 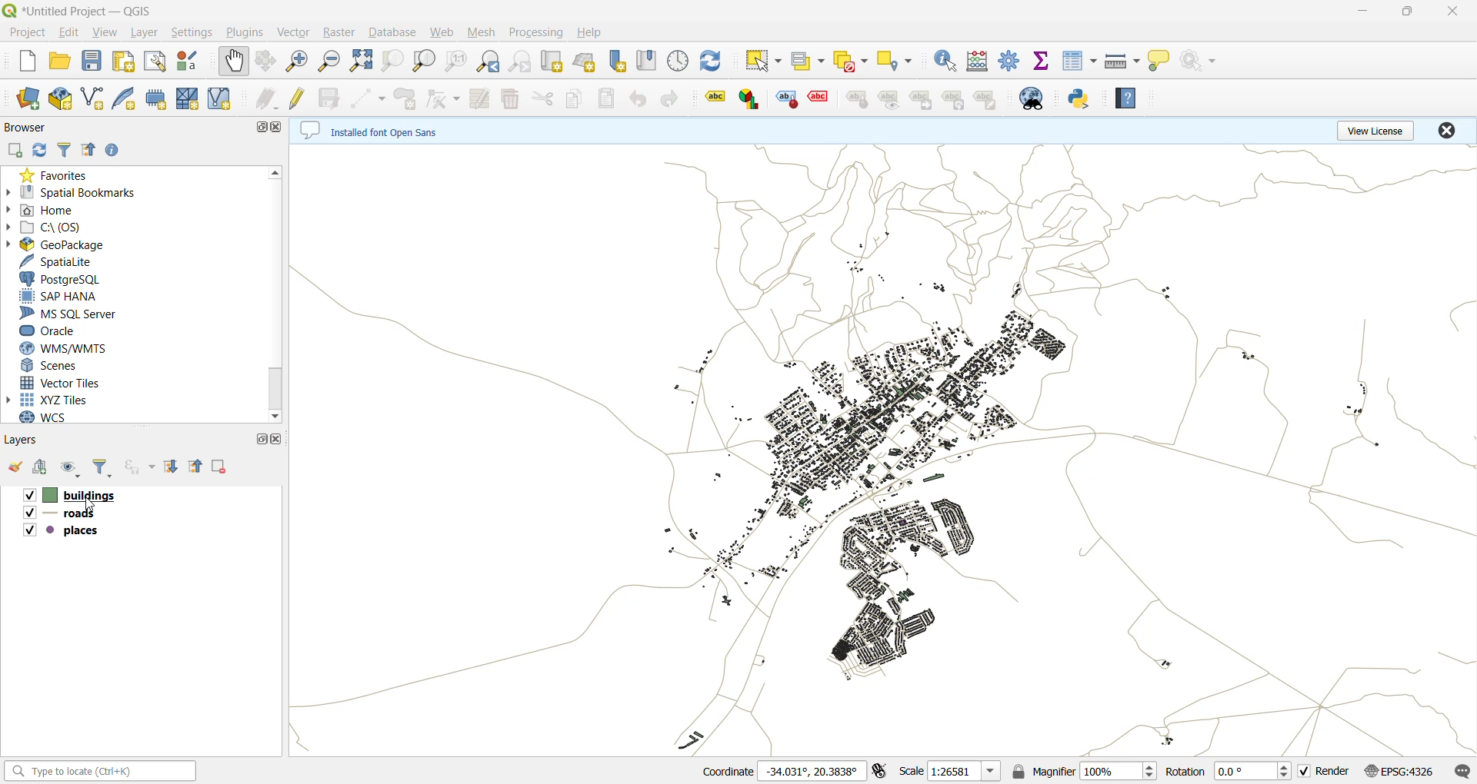 What do you see at coordinates (639, 99) in the screenshot?
I see `undo` at bounding box center [639, 99].